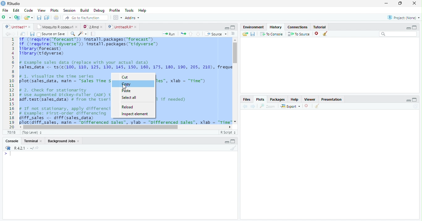 The width and height of the screenshot is (422, 221). I want to click on Create a project, so click(18, 18).